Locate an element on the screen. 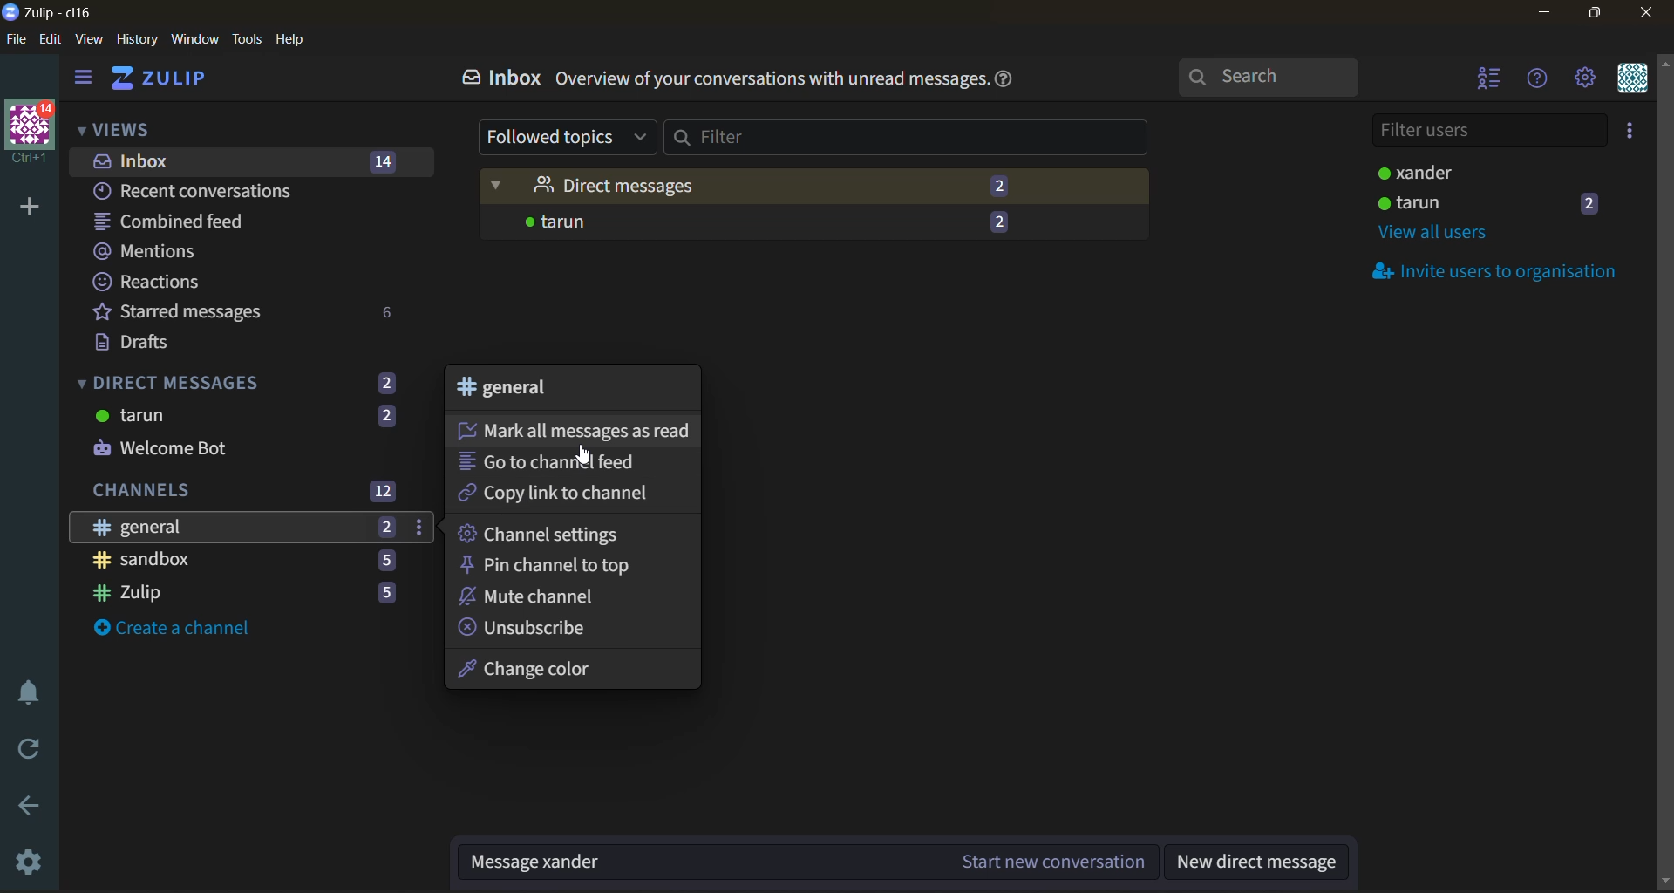 This screenshot has width=1674, height=893. Inbox. Overview of your conversations with unread messages. is located at coordinates (709, 77).